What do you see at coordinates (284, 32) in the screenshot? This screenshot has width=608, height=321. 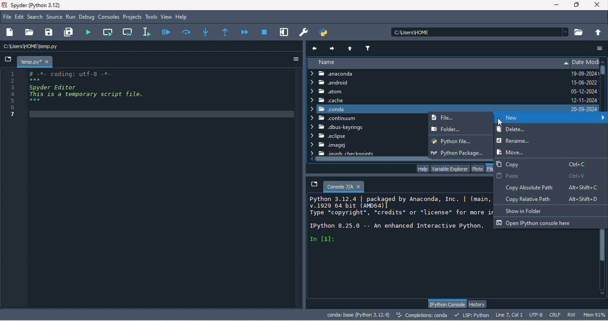 I see `maximize current pane` at bounding box center [284, 32].